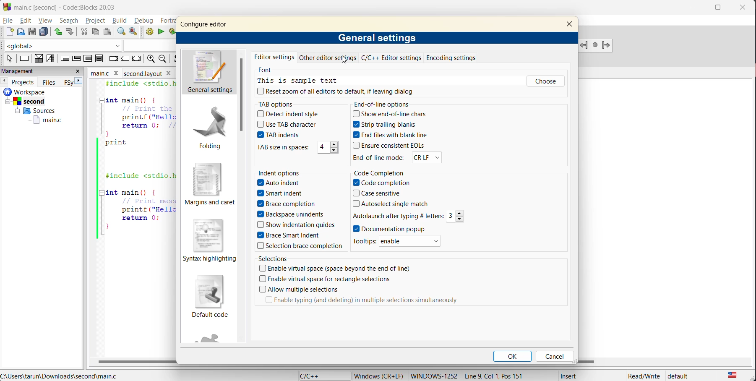 The image size is (756, 381). Describe the element at coordinates (27, 20) in the screenshot. I see `edit` at that location.